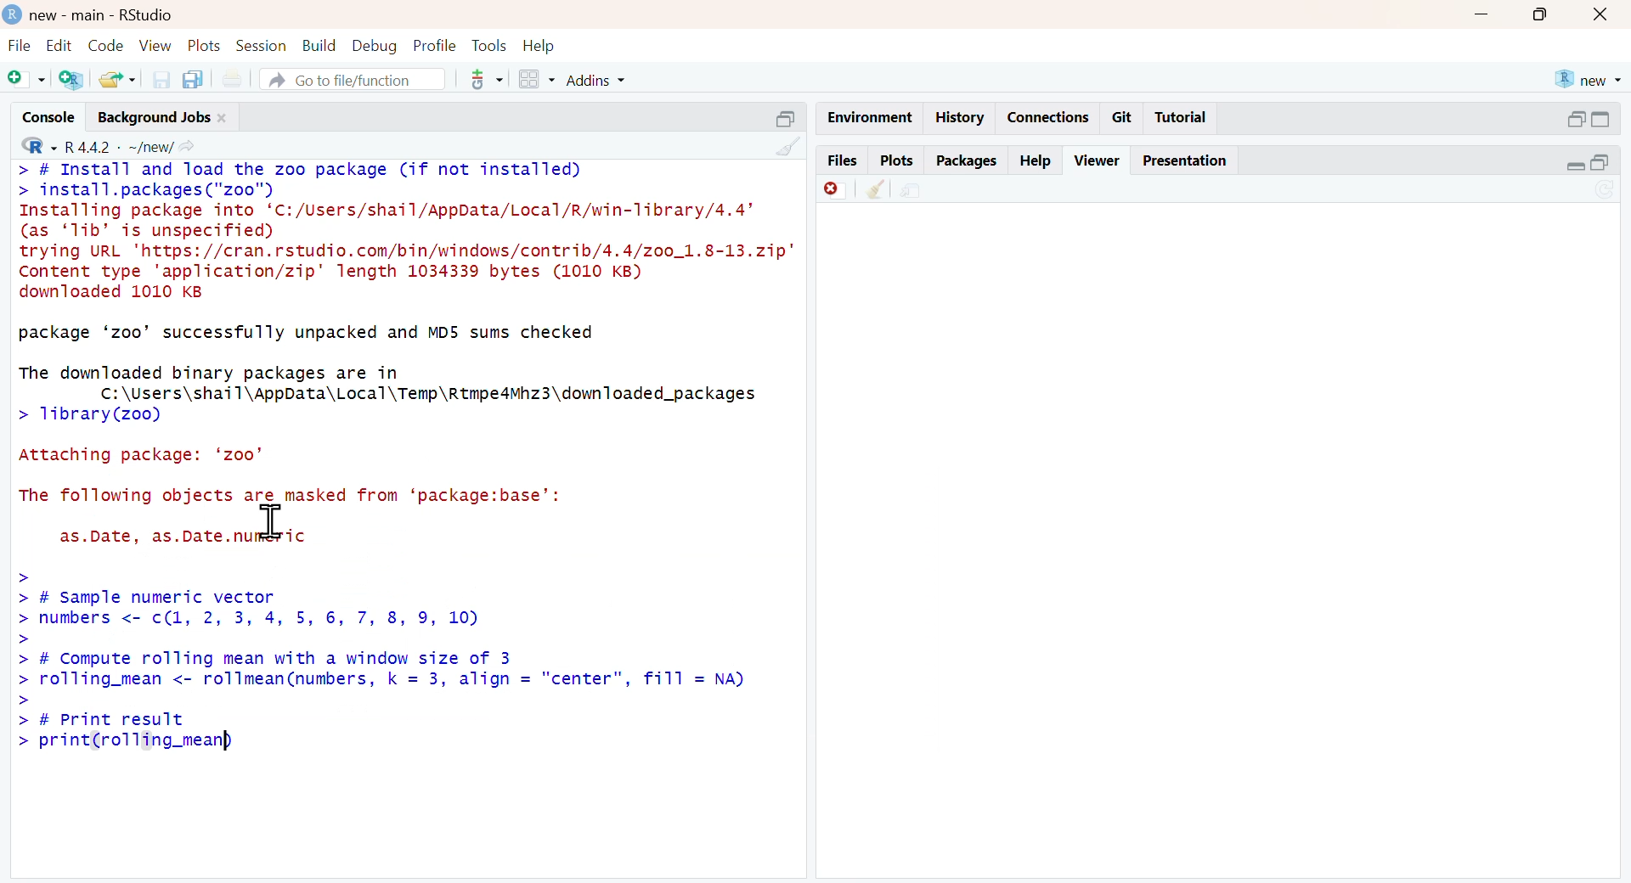 This screenshot has width=1631, height=883. I want to click on code, so click(105, 46).